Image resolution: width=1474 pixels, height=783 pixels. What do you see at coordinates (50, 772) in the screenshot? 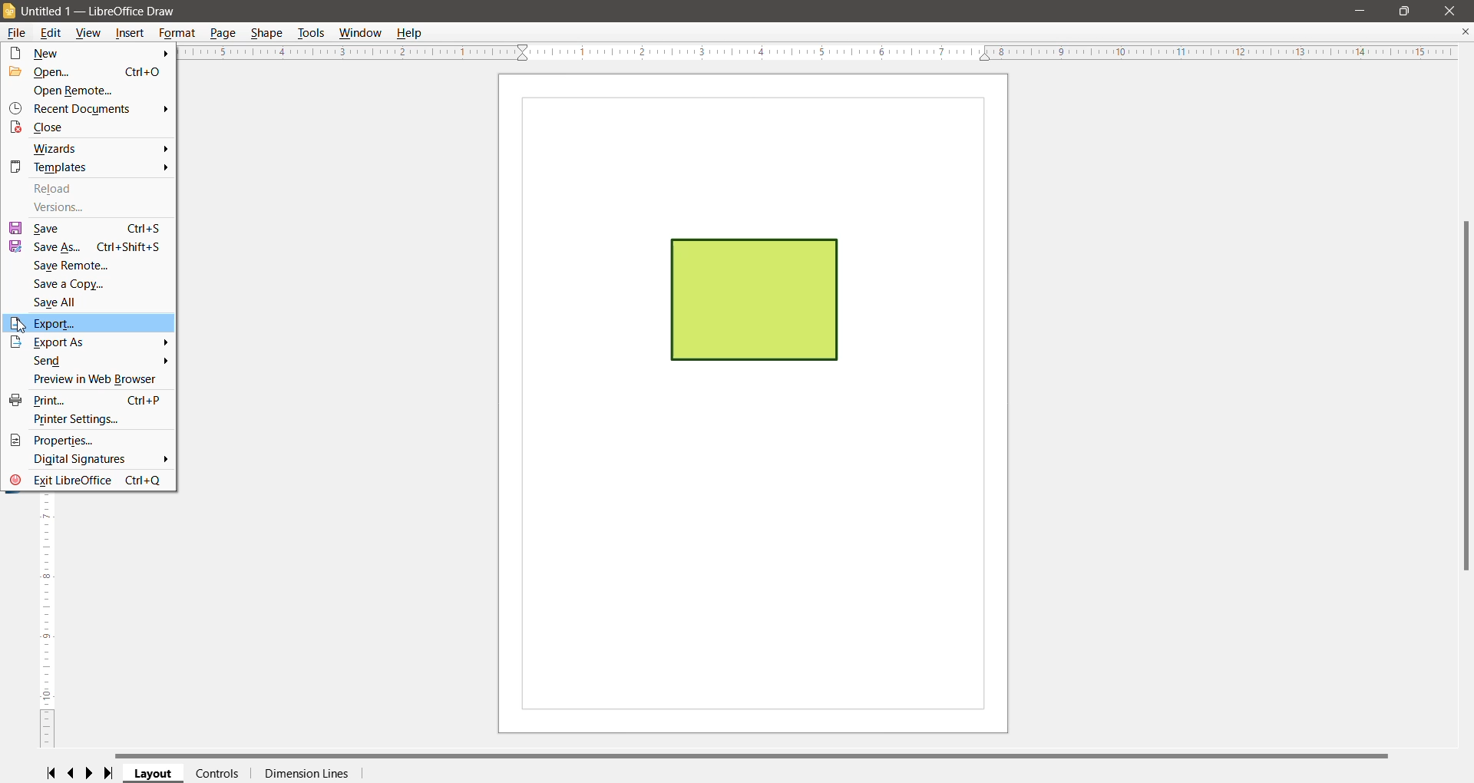
I see `Scroll to first page` at bounding box center [50, 772].